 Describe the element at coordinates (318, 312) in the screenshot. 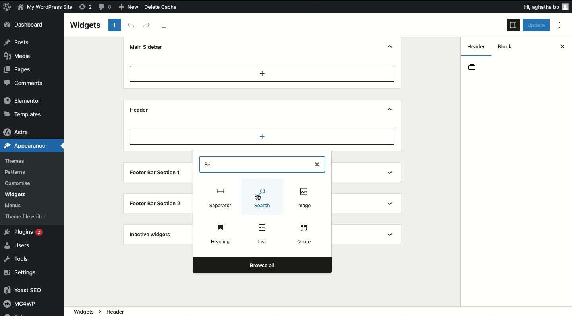

I see `widgets` at that location.